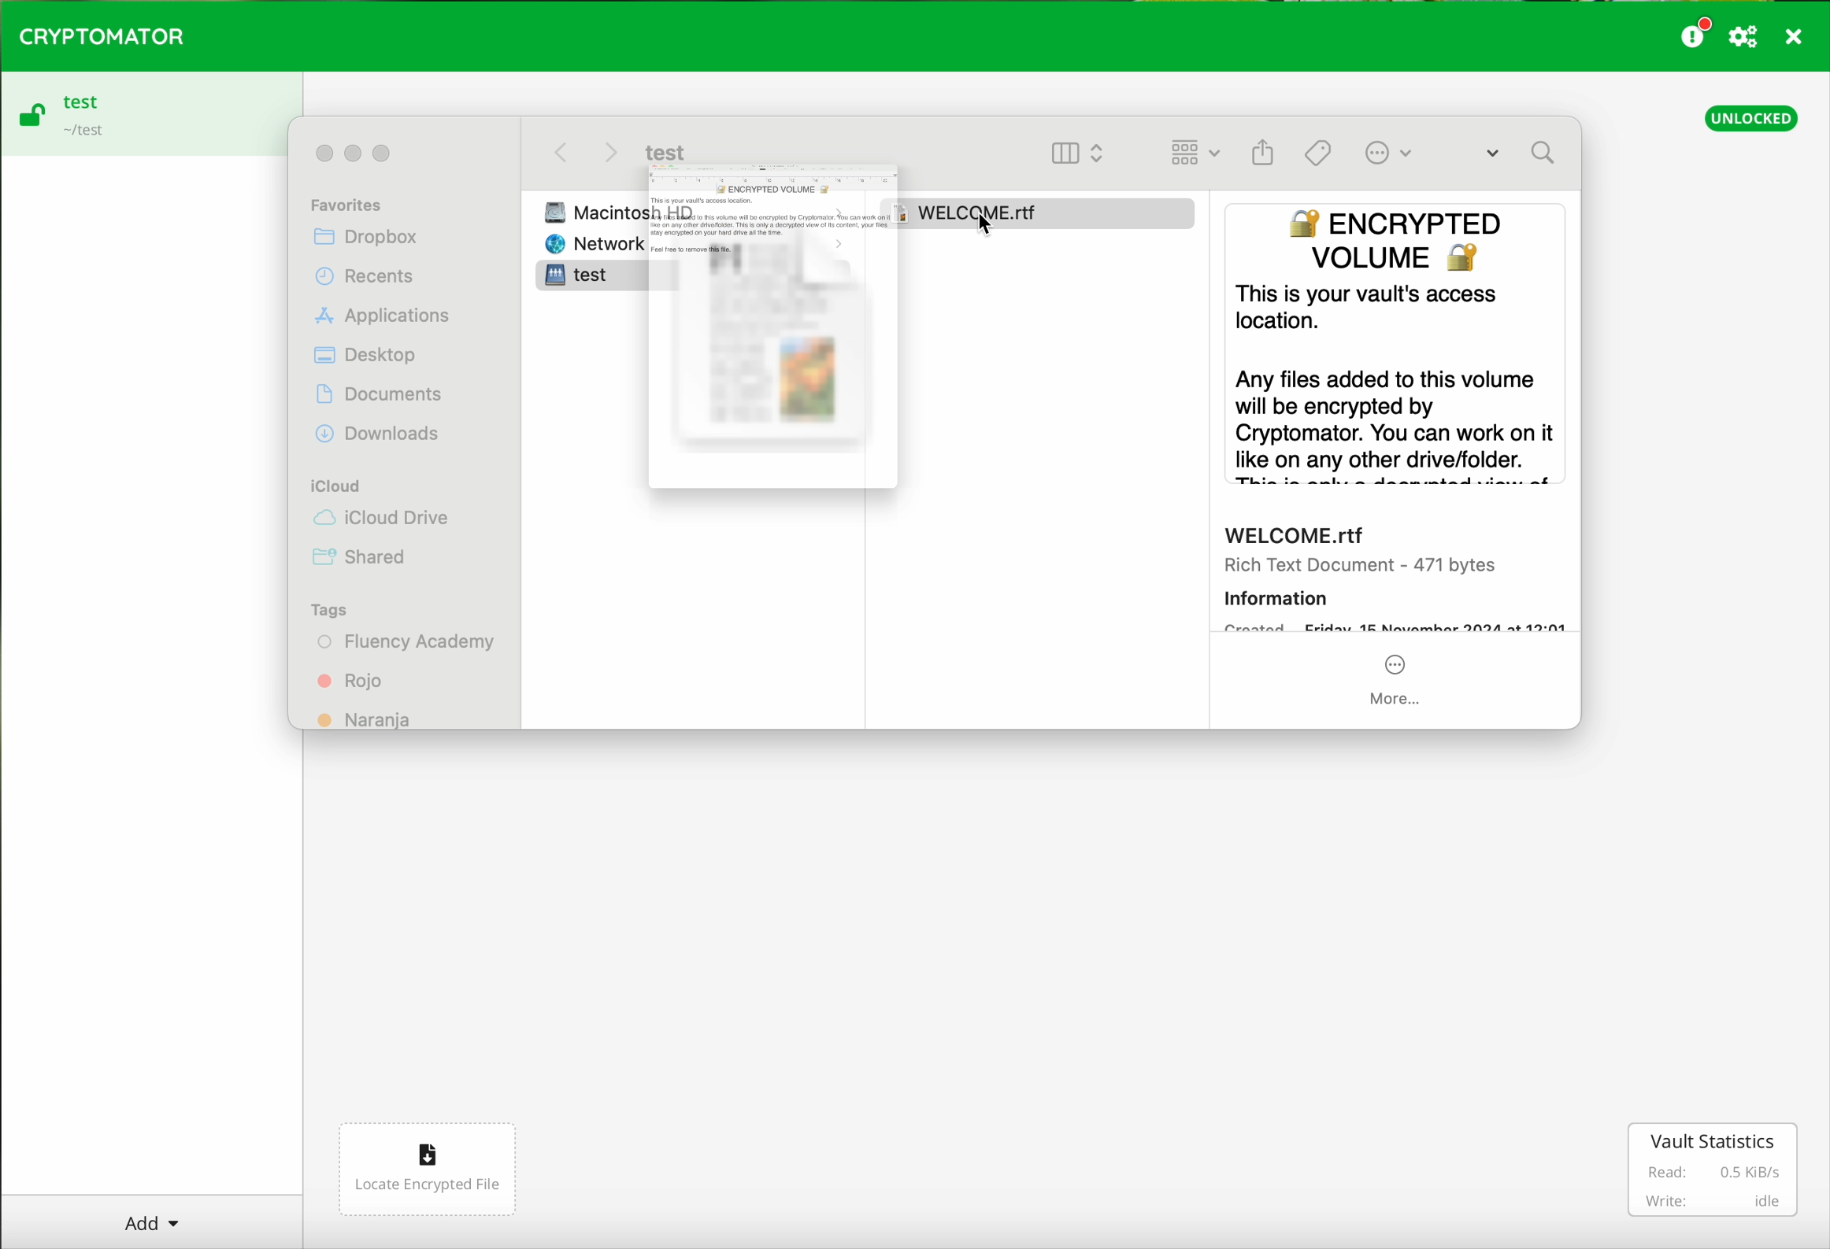 Image resolution: width=1830 pixels, height=1249 pixels. I want to click on Search, so click(1524, 155).